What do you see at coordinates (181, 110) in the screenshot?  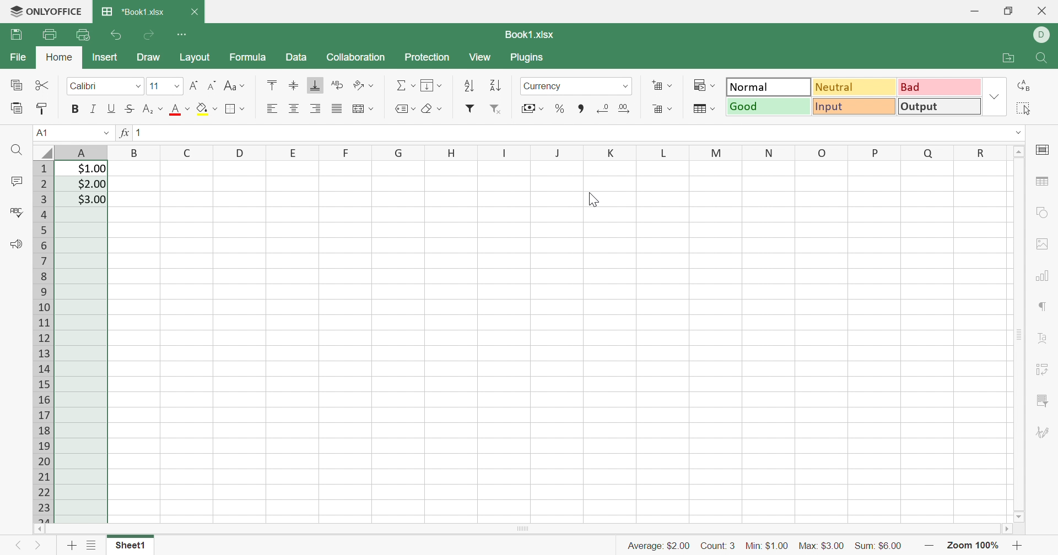 I see `Font` at bounding box center [181, 110].